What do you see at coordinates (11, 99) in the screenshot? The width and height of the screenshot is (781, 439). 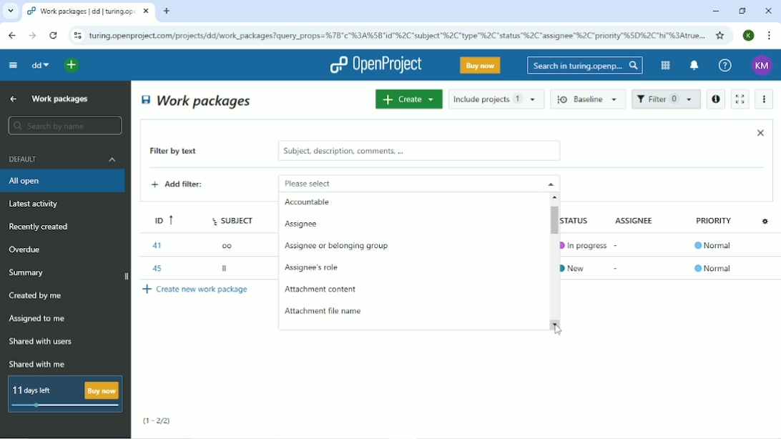 I see `Up` at bounding box center [11, 99].